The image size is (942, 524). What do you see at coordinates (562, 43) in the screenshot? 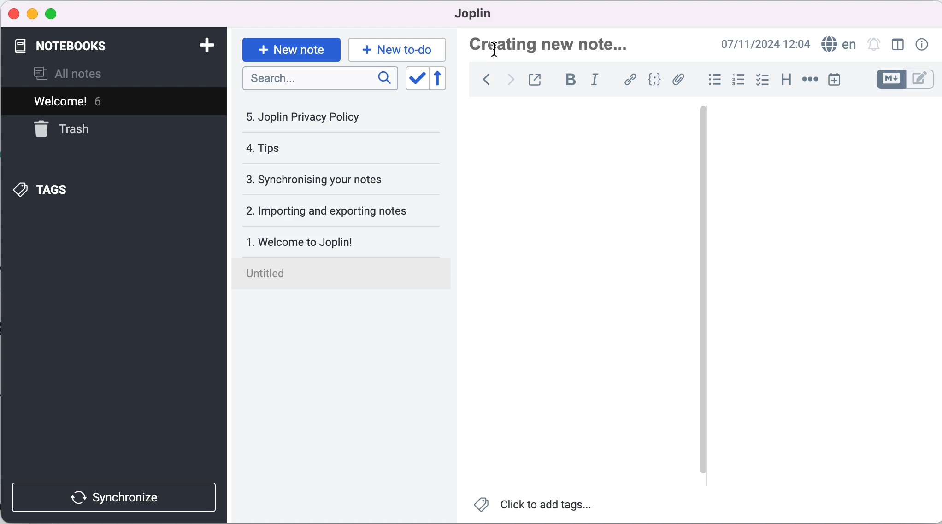
I see `creating new note` at bounding box center [562, 43].